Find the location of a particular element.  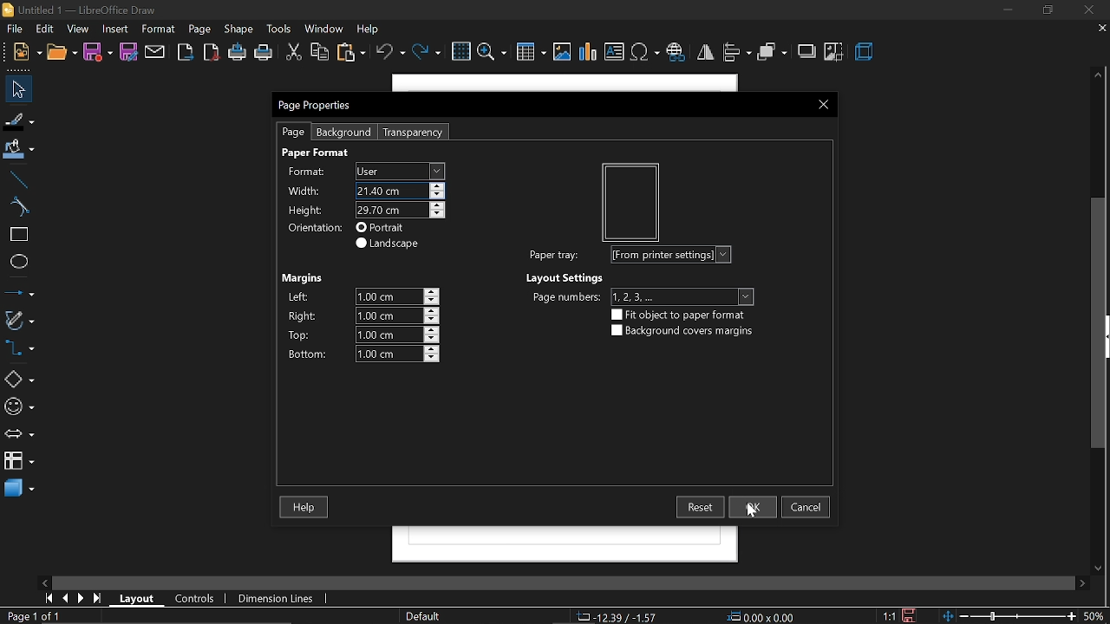

print is located at coordinates (264, 55).